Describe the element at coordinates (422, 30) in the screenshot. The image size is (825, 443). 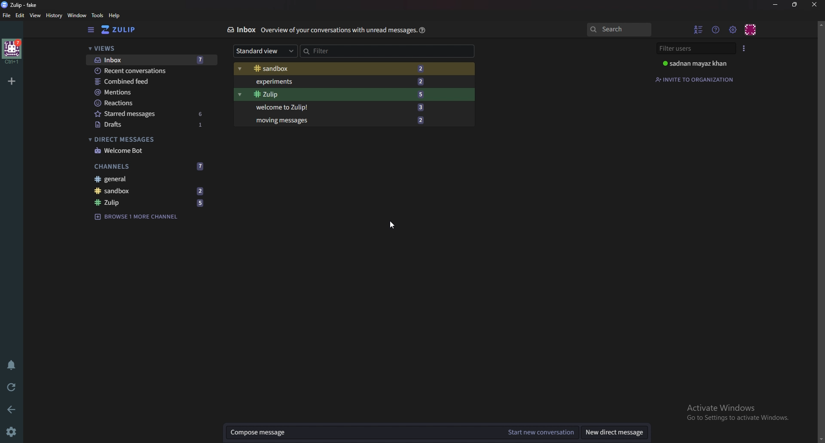
I see `Help` at that location.